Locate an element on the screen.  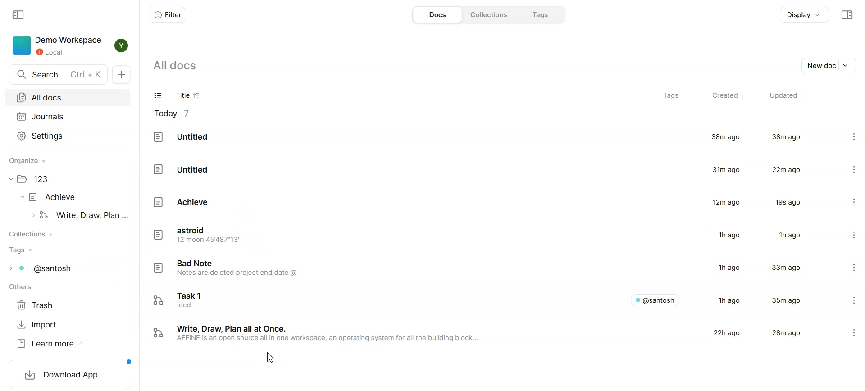
Today  is located at coordinates (177, 114).